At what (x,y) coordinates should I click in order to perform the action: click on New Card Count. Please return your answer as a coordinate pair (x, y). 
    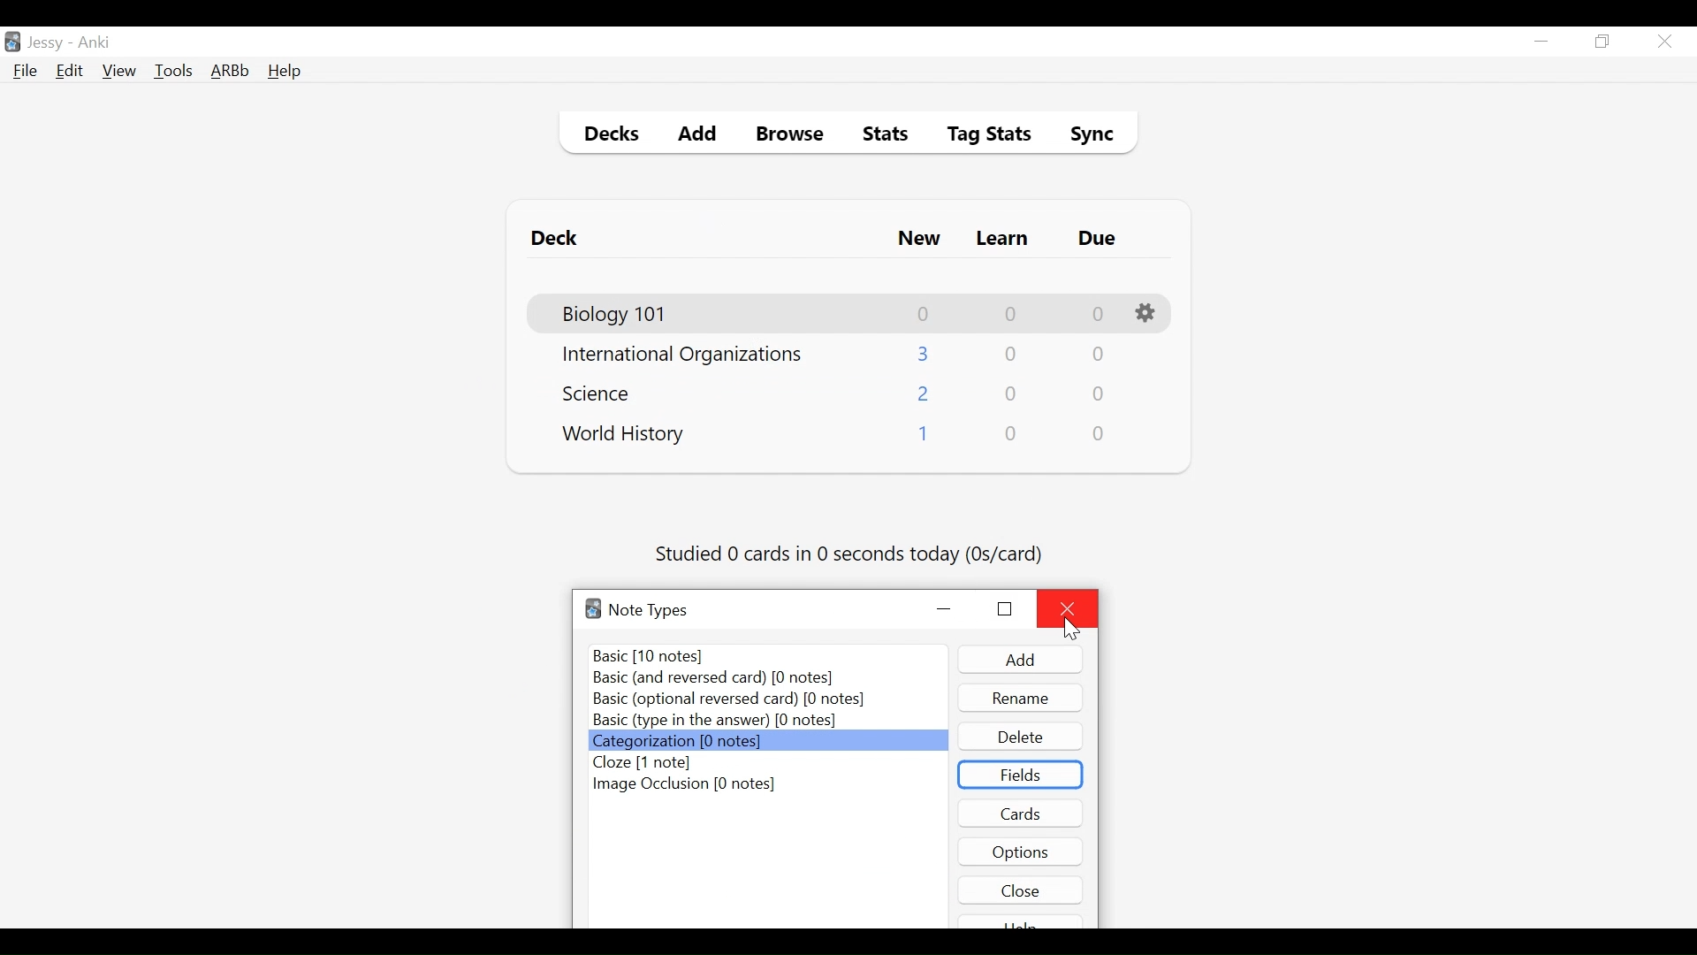
    Looking at the image, I should click on (925, 314).